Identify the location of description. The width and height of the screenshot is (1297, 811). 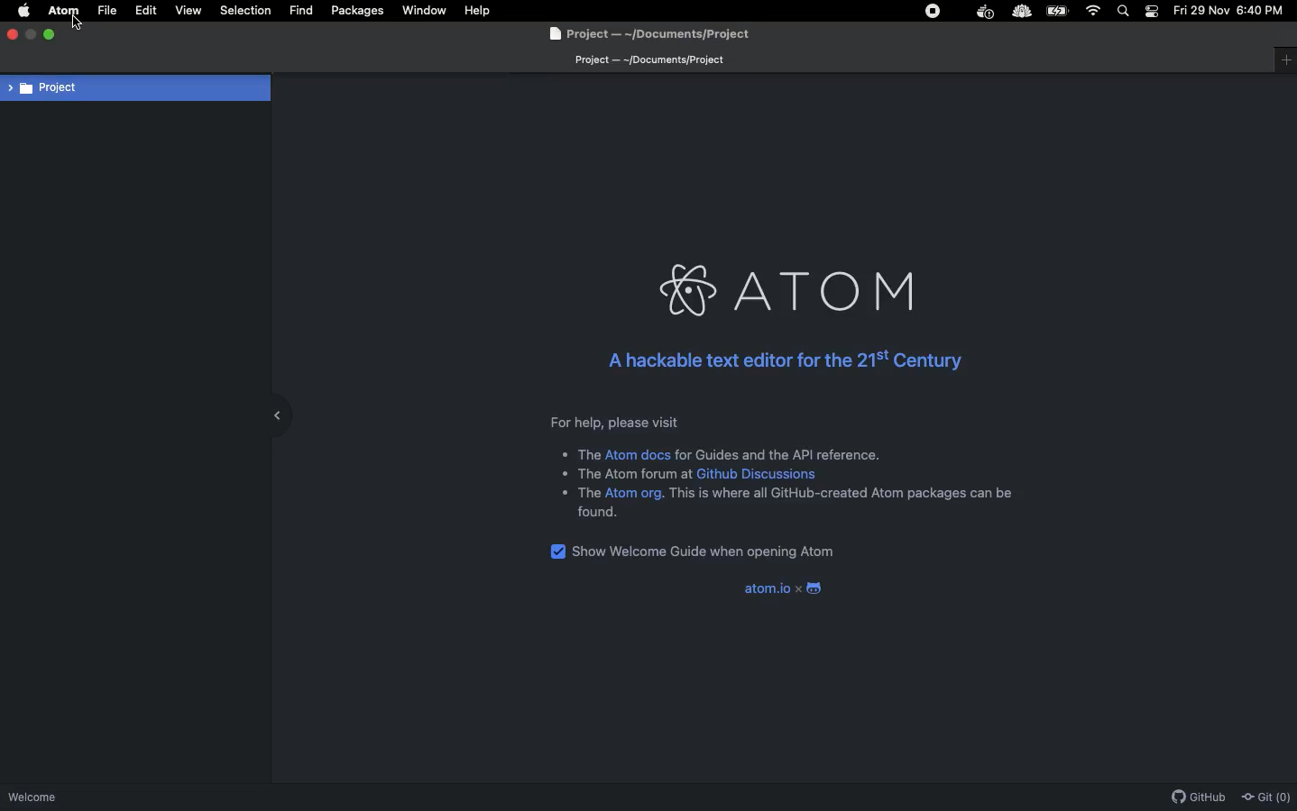
(588, 454).